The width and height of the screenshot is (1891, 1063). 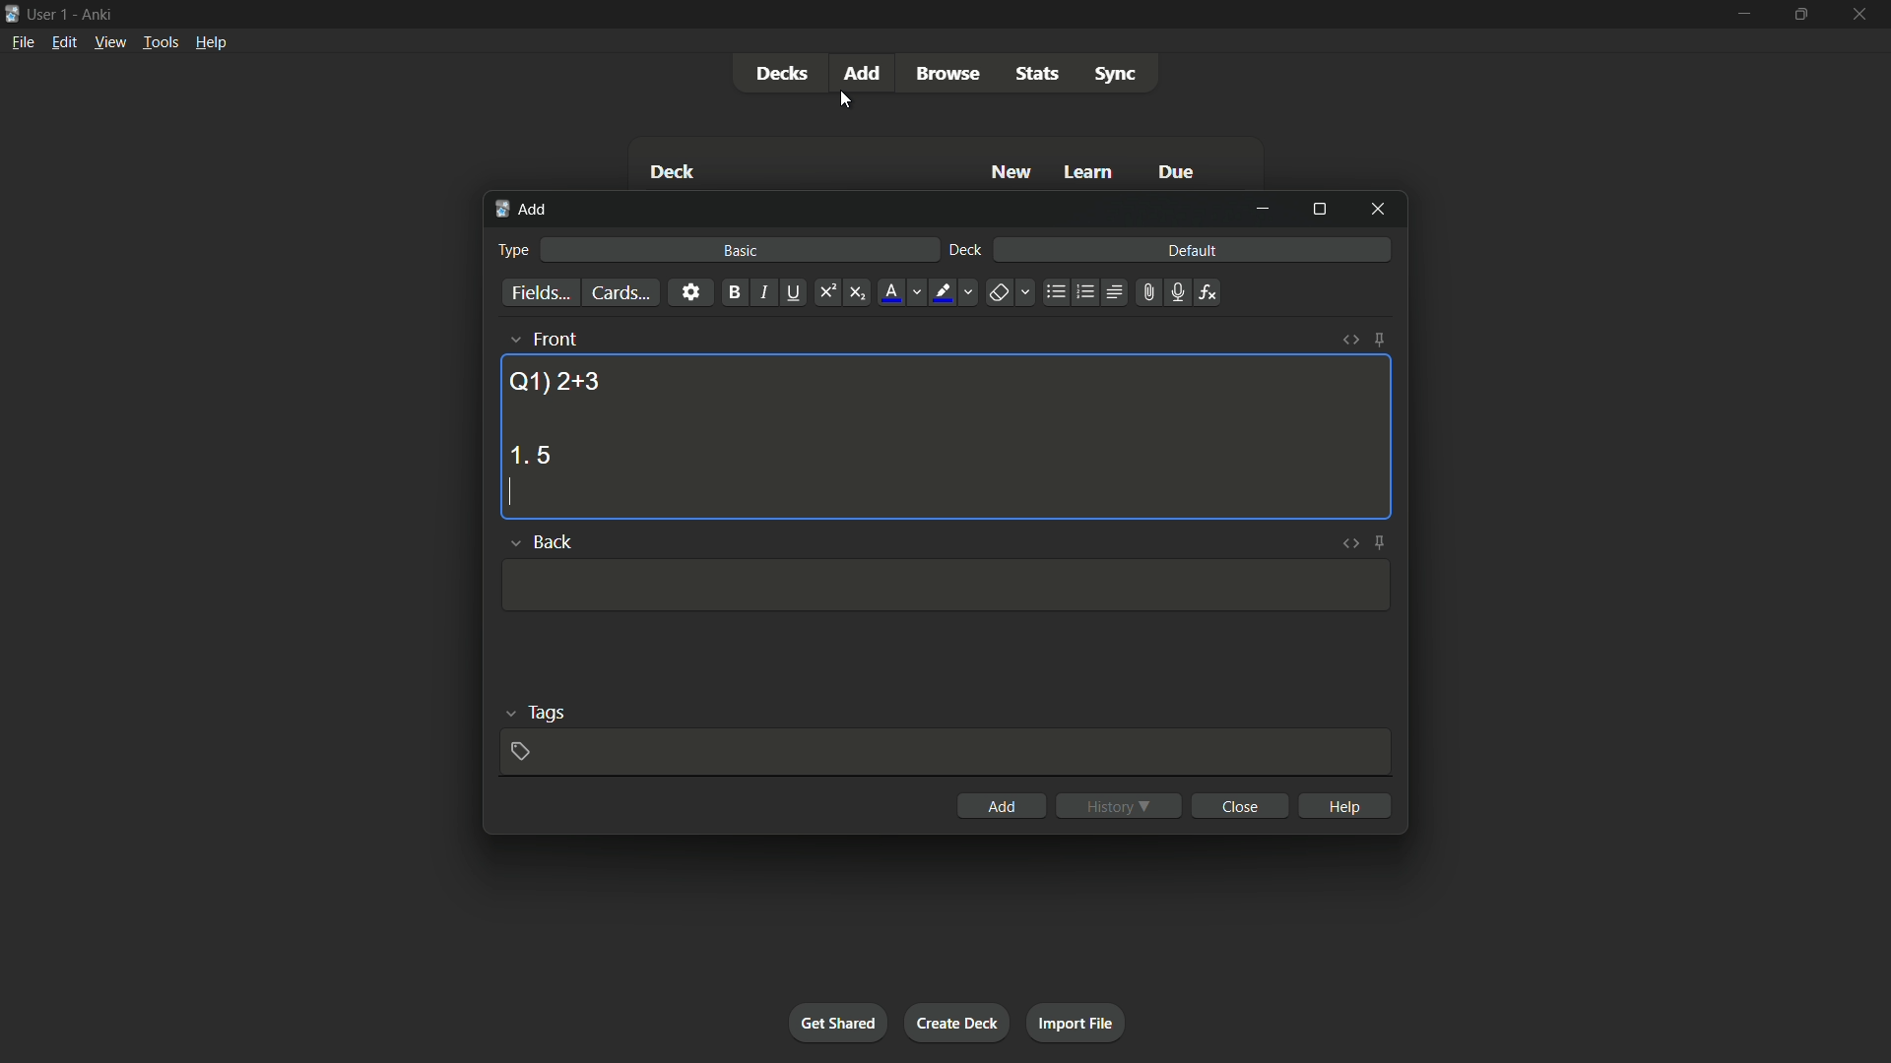 I want to click on learn, so click(x=1088, y=173).